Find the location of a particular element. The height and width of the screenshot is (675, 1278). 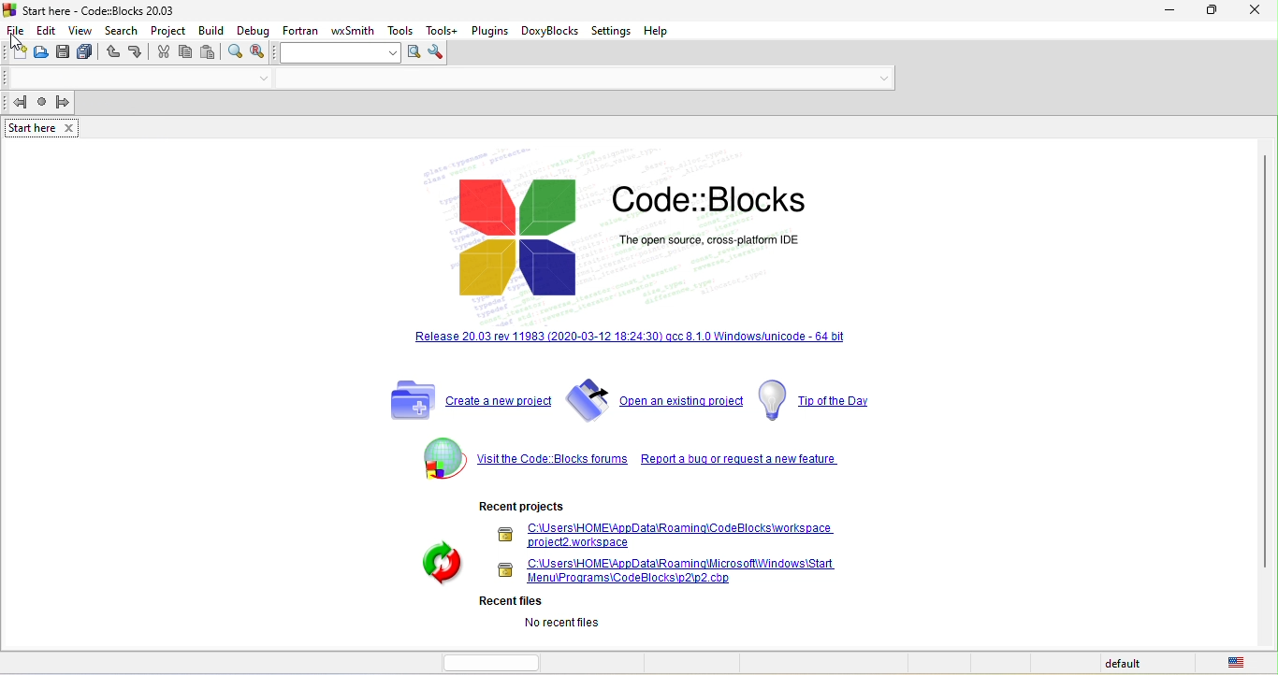

new is located at coordinates (16, 53).